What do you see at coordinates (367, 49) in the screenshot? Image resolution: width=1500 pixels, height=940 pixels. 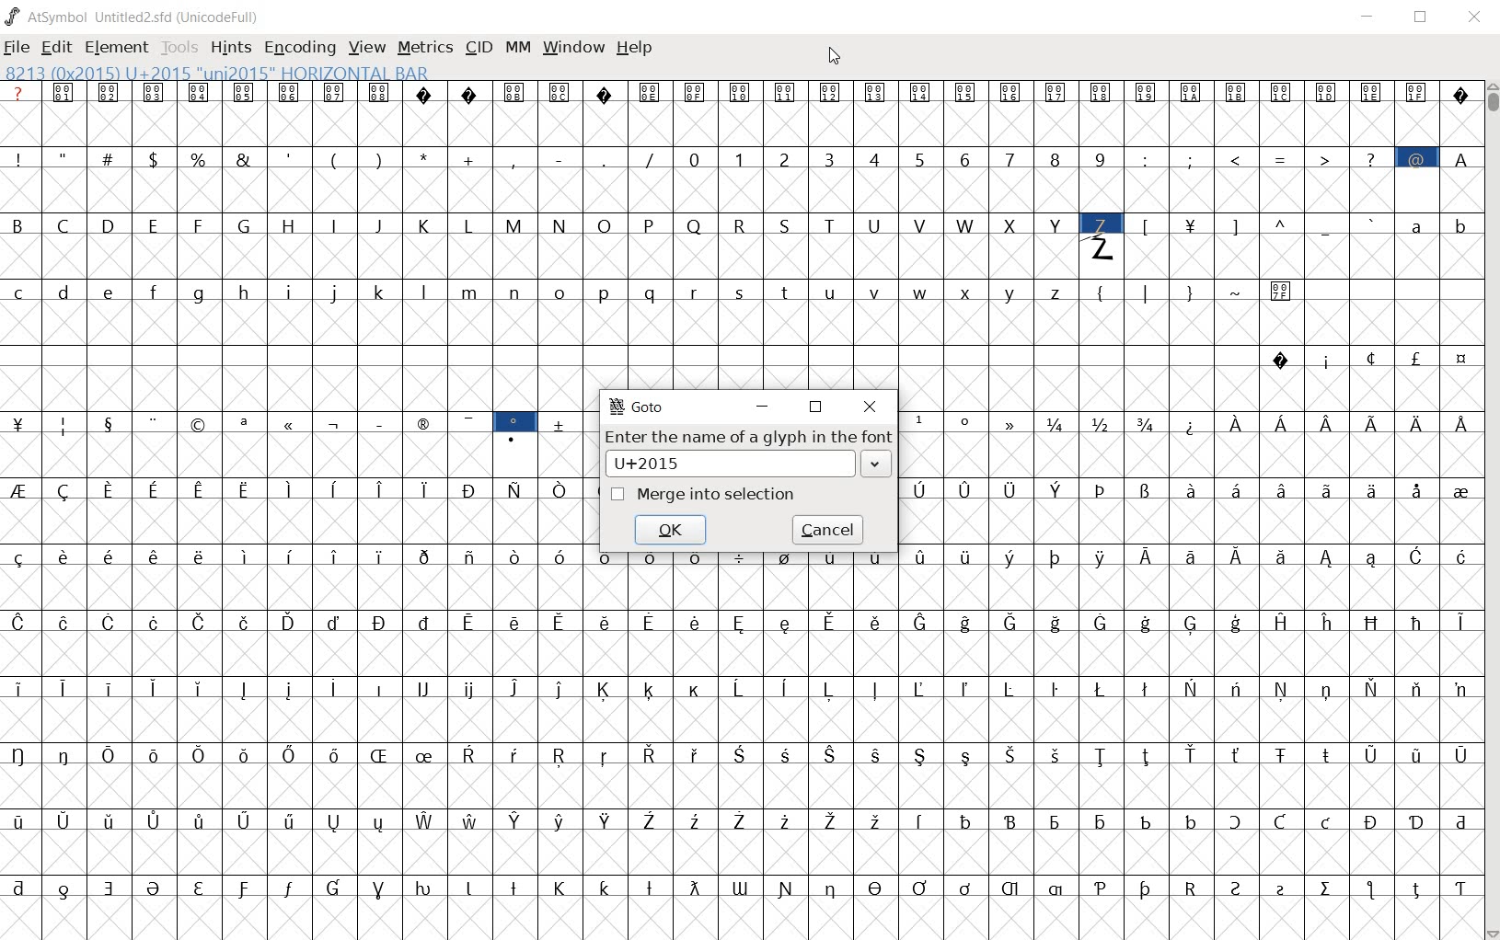 I see `VIEW` at bounding box center [367, 49].